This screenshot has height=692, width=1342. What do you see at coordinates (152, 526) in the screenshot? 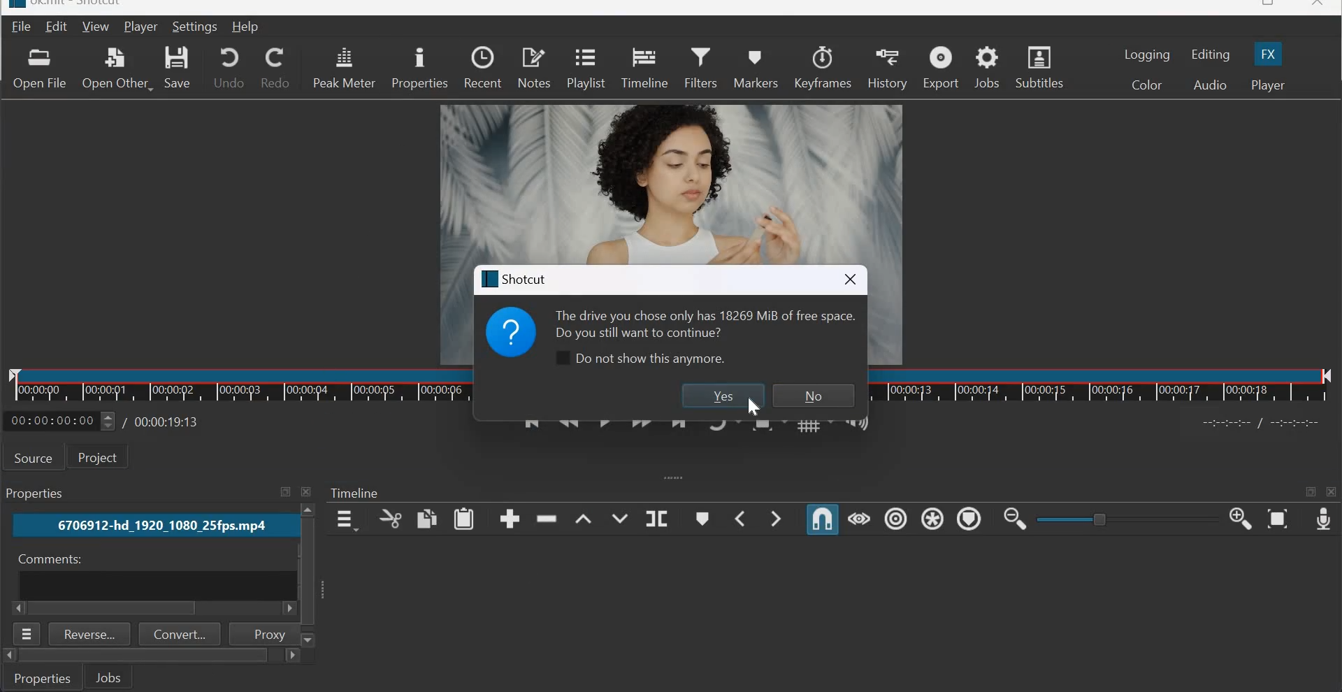
I see `mp4 file` at bounding box center [152, 526].